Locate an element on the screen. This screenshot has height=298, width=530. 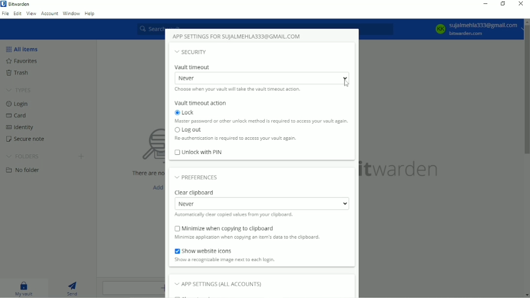
My vault is located at coordinates (21, 288).